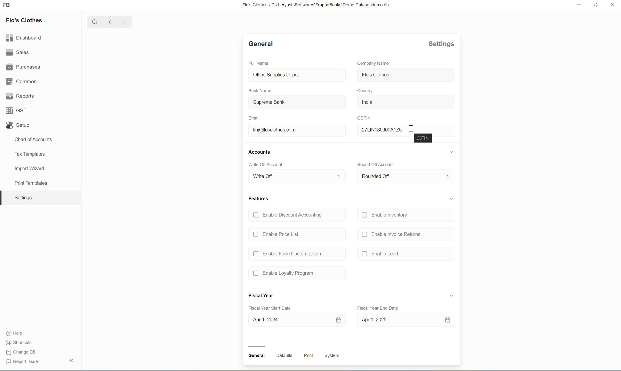 Image resolution: width=621 pixels, height=371 pixels. Describe the element at coordinates (579, 5) in the screenshot. I see `minimize` at that location.